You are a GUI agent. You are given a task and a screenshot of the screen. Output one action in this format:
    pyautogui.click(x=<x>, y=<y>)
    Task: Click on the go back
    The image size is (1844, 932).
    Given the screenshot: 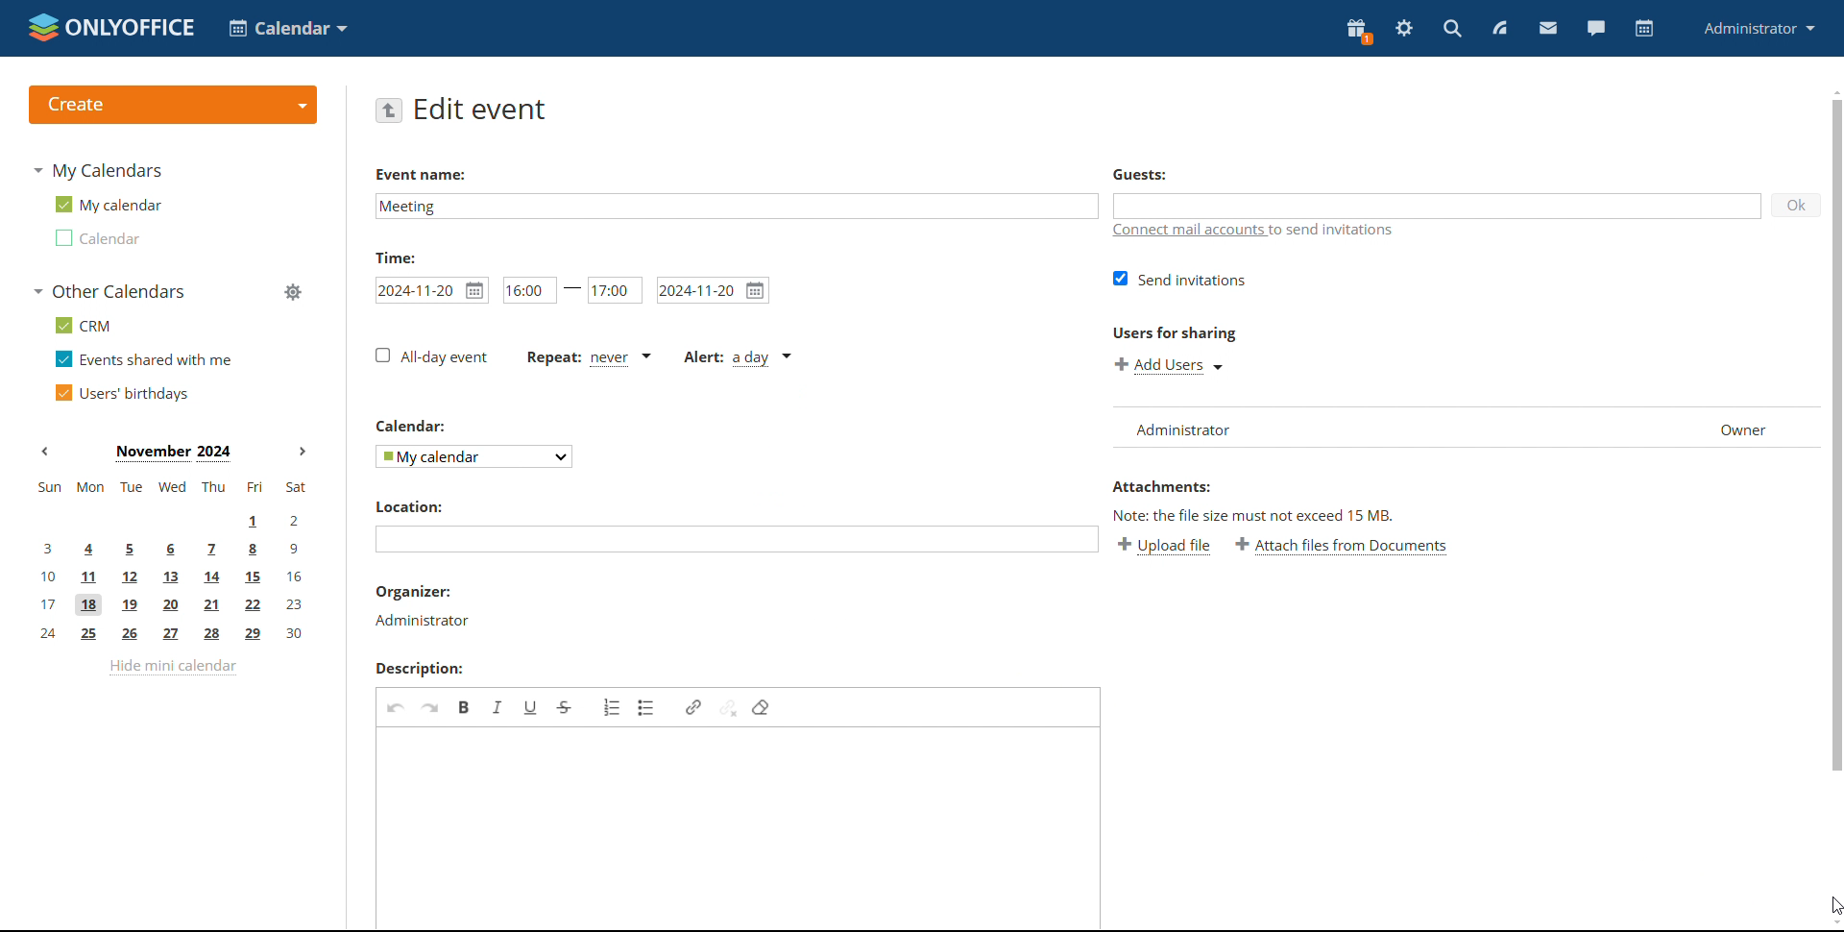 What is the action you would take?
    pyautogui.click(x=388, y=111)
    